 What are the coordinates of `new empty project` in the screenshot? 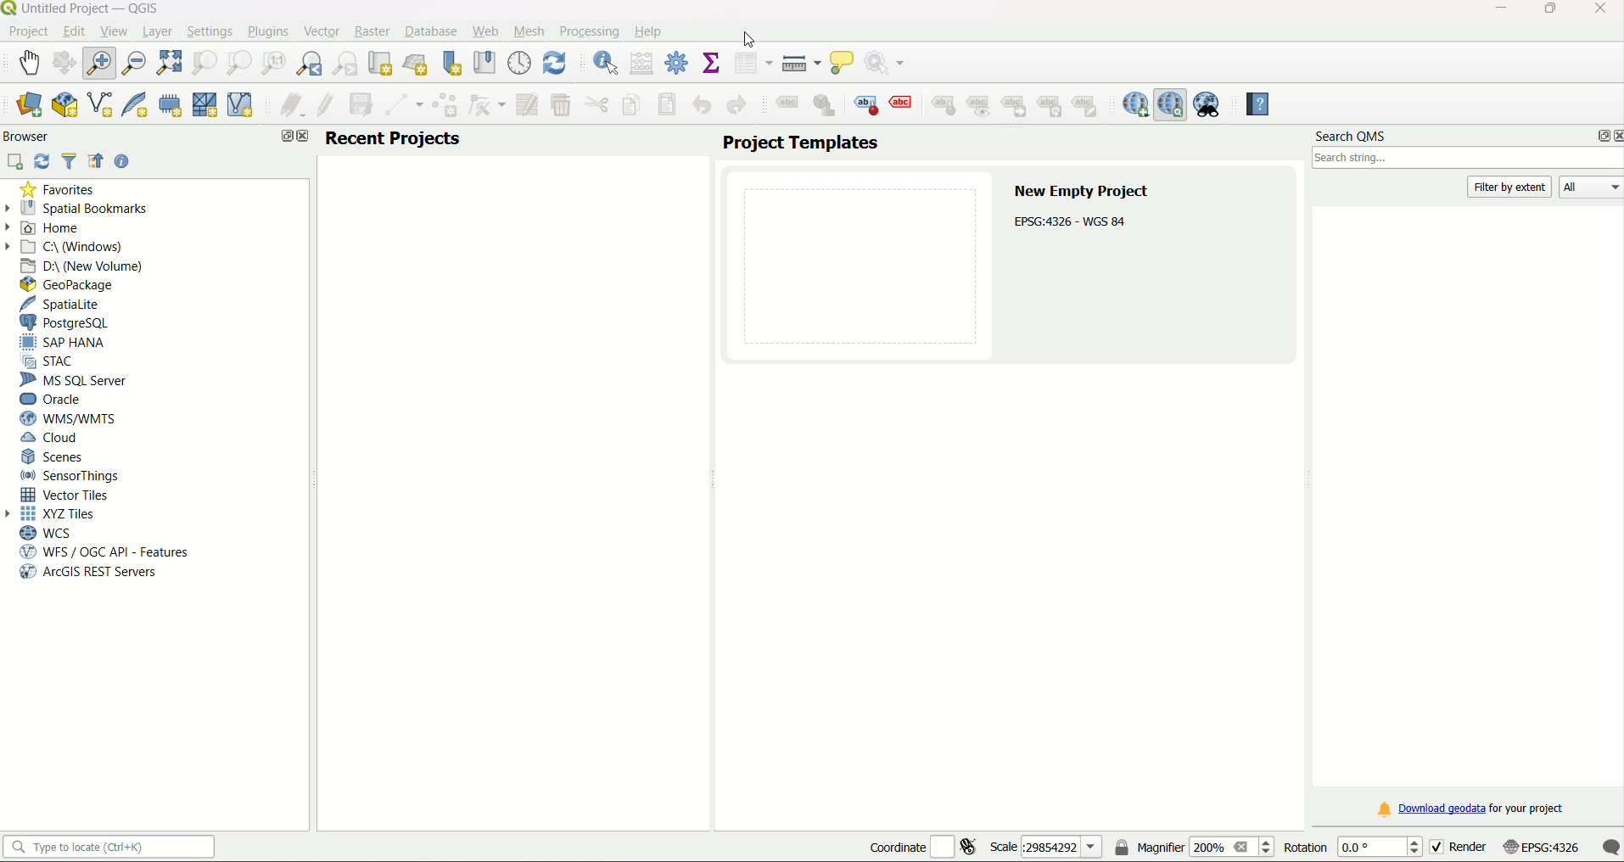 It's located at (1084, 192).